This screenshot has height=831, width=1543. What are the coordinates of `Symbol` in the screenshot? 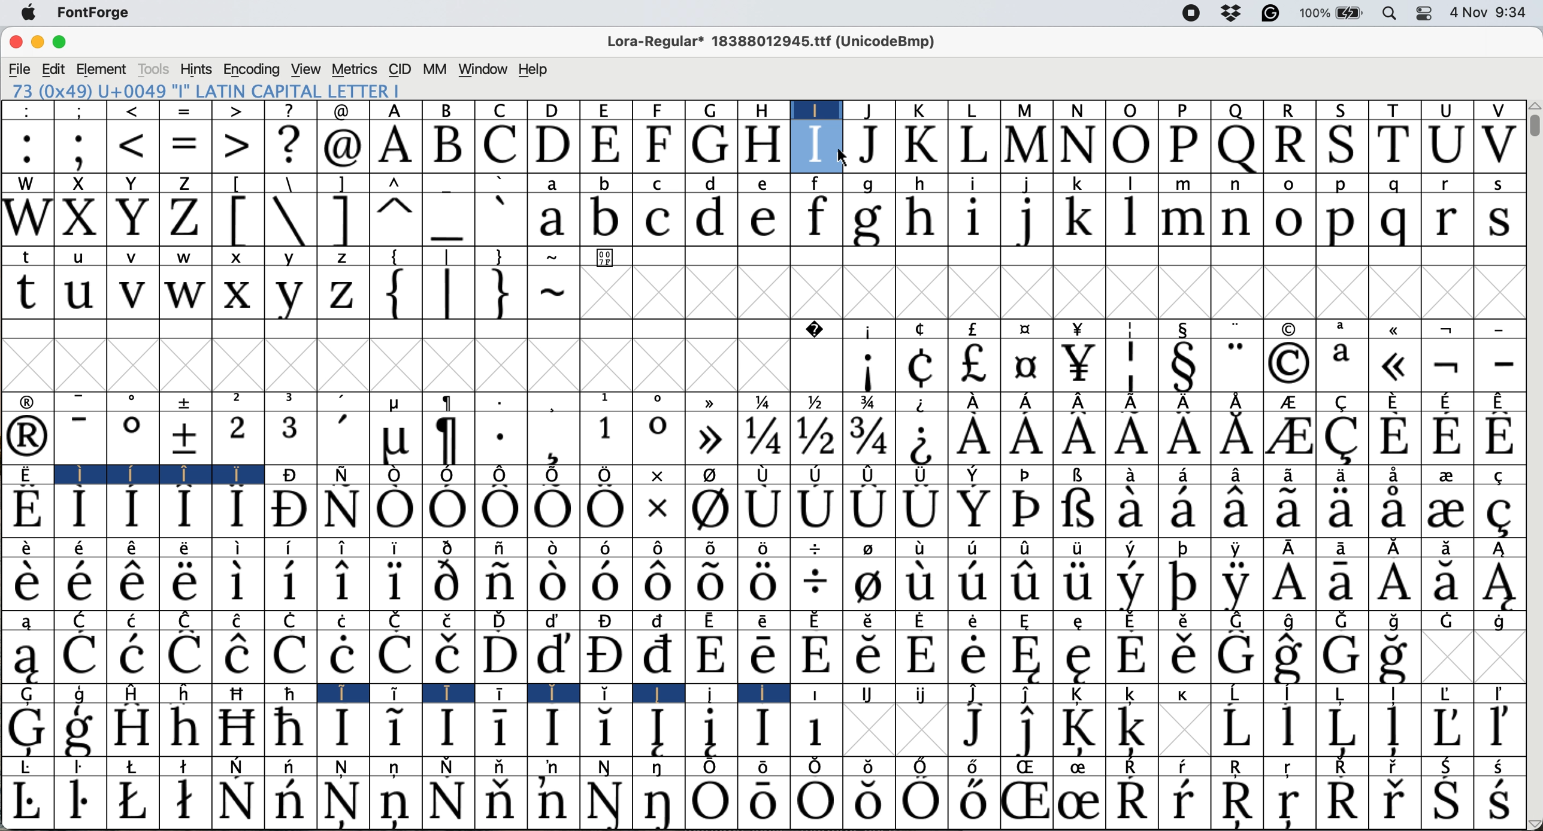 It's located at (552, 801).